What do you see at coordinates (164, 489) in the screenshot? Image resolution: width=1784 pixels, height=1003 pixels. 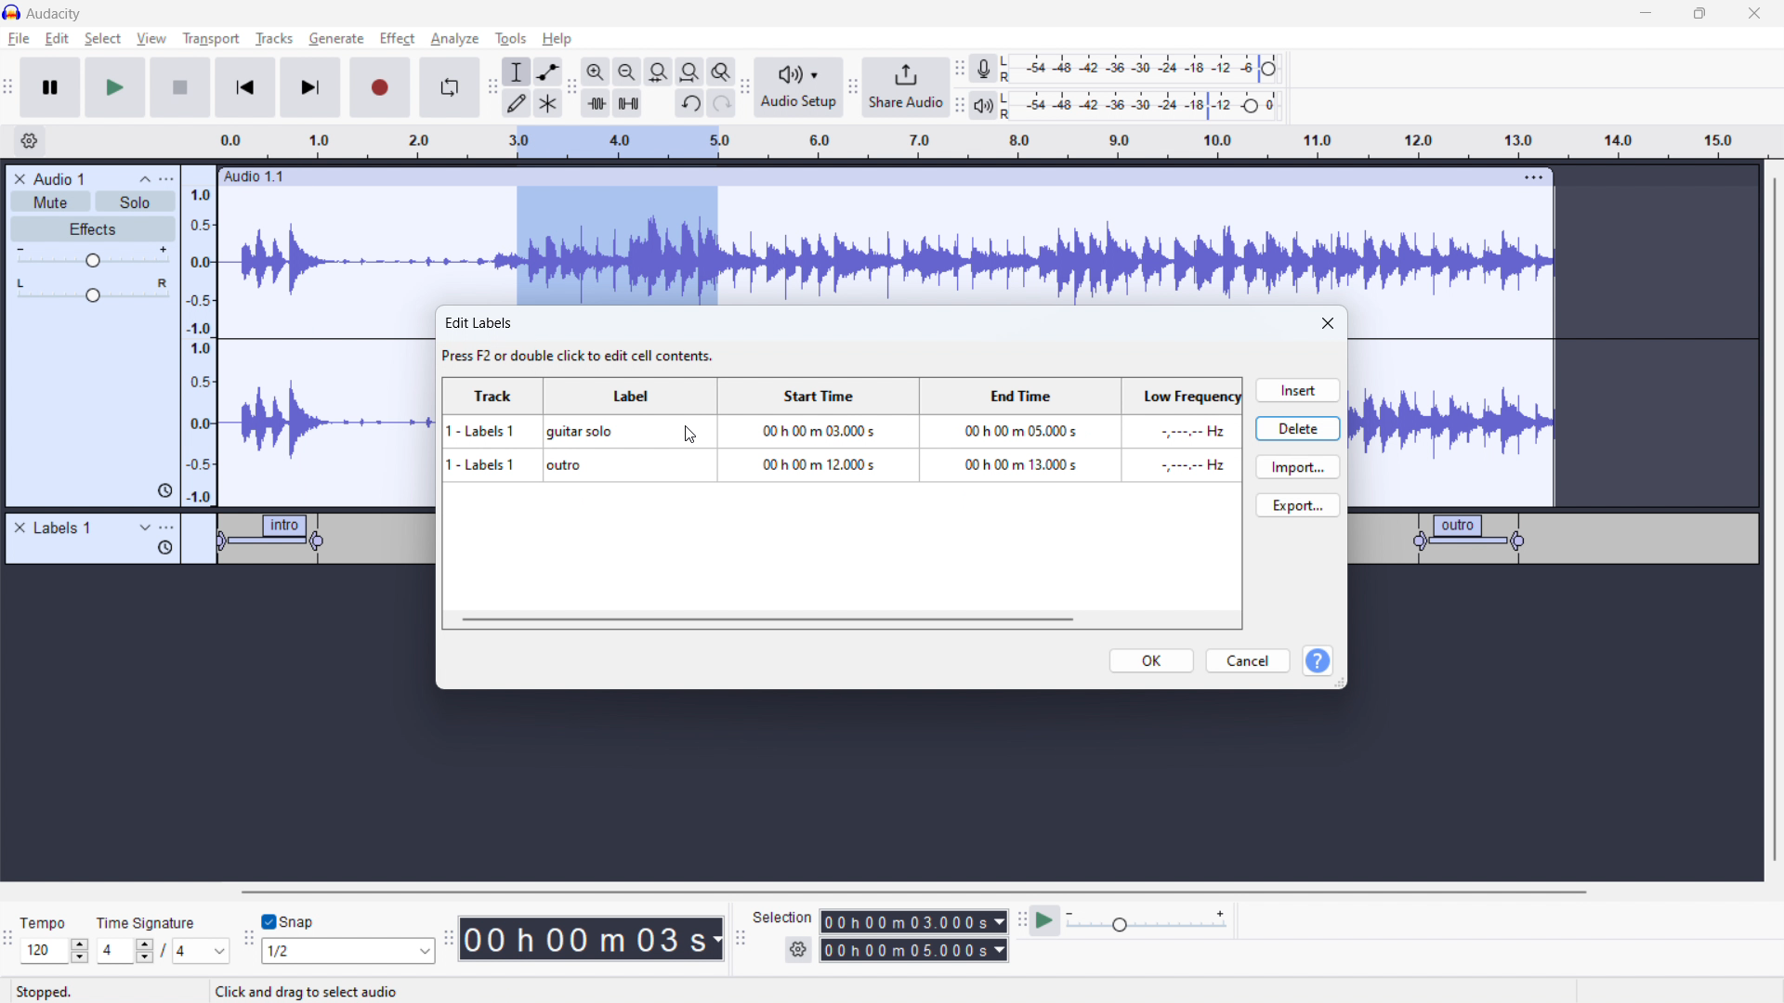 I see `history` at bounding box center [164, 489].